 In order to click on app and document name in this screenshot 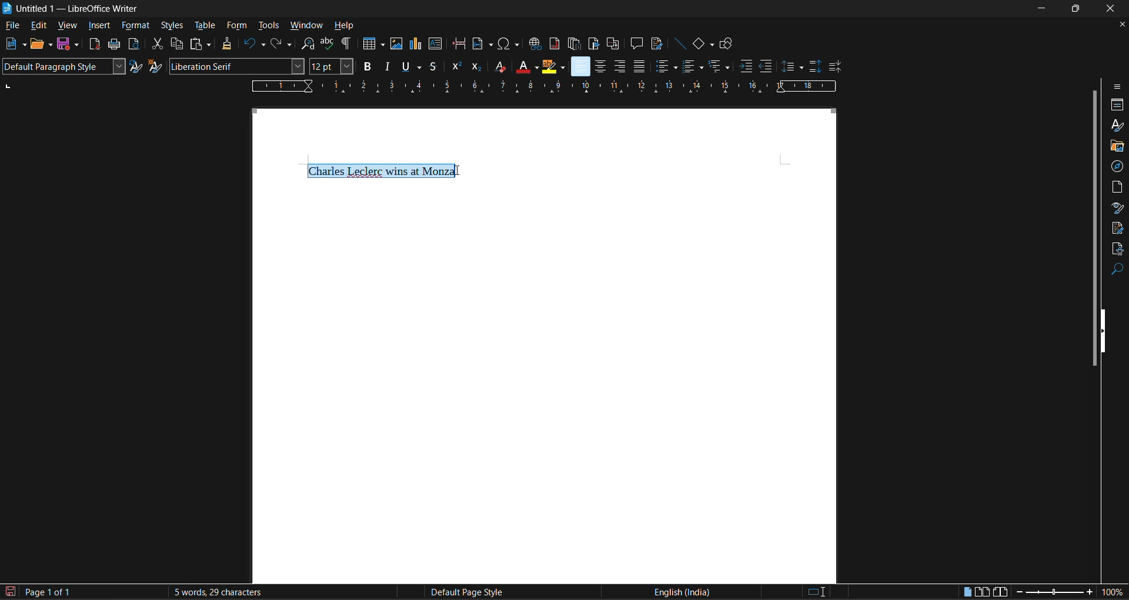, I will do `click(74, 8)`.